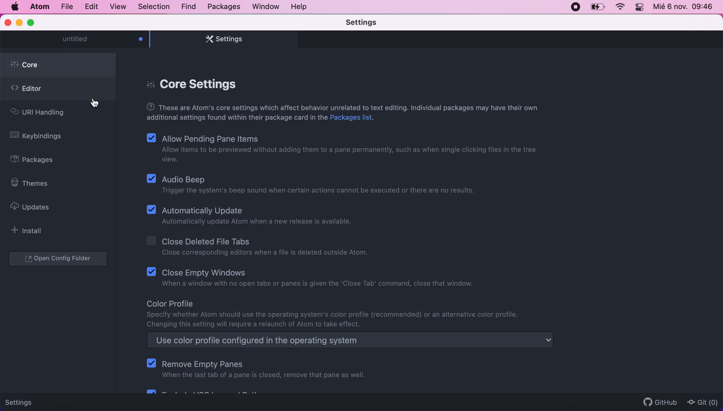 The height and width of the screenshot is (411, 723). I want to click on cursor, so click(94, 103).